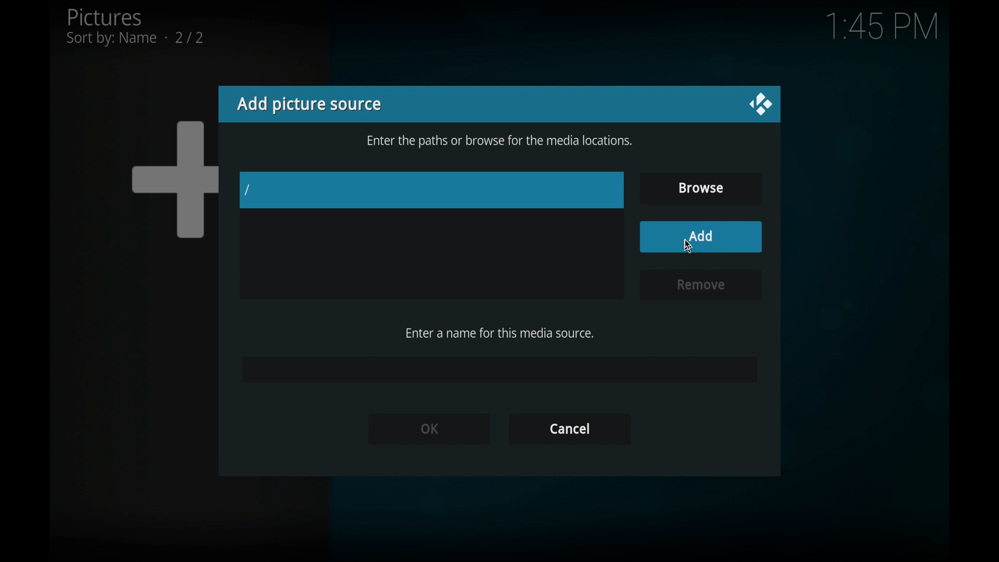  What do you see at coordinates (499, 333) in the screenshot?
I see `enter a name for this media source` at bounding box center [499, 333].